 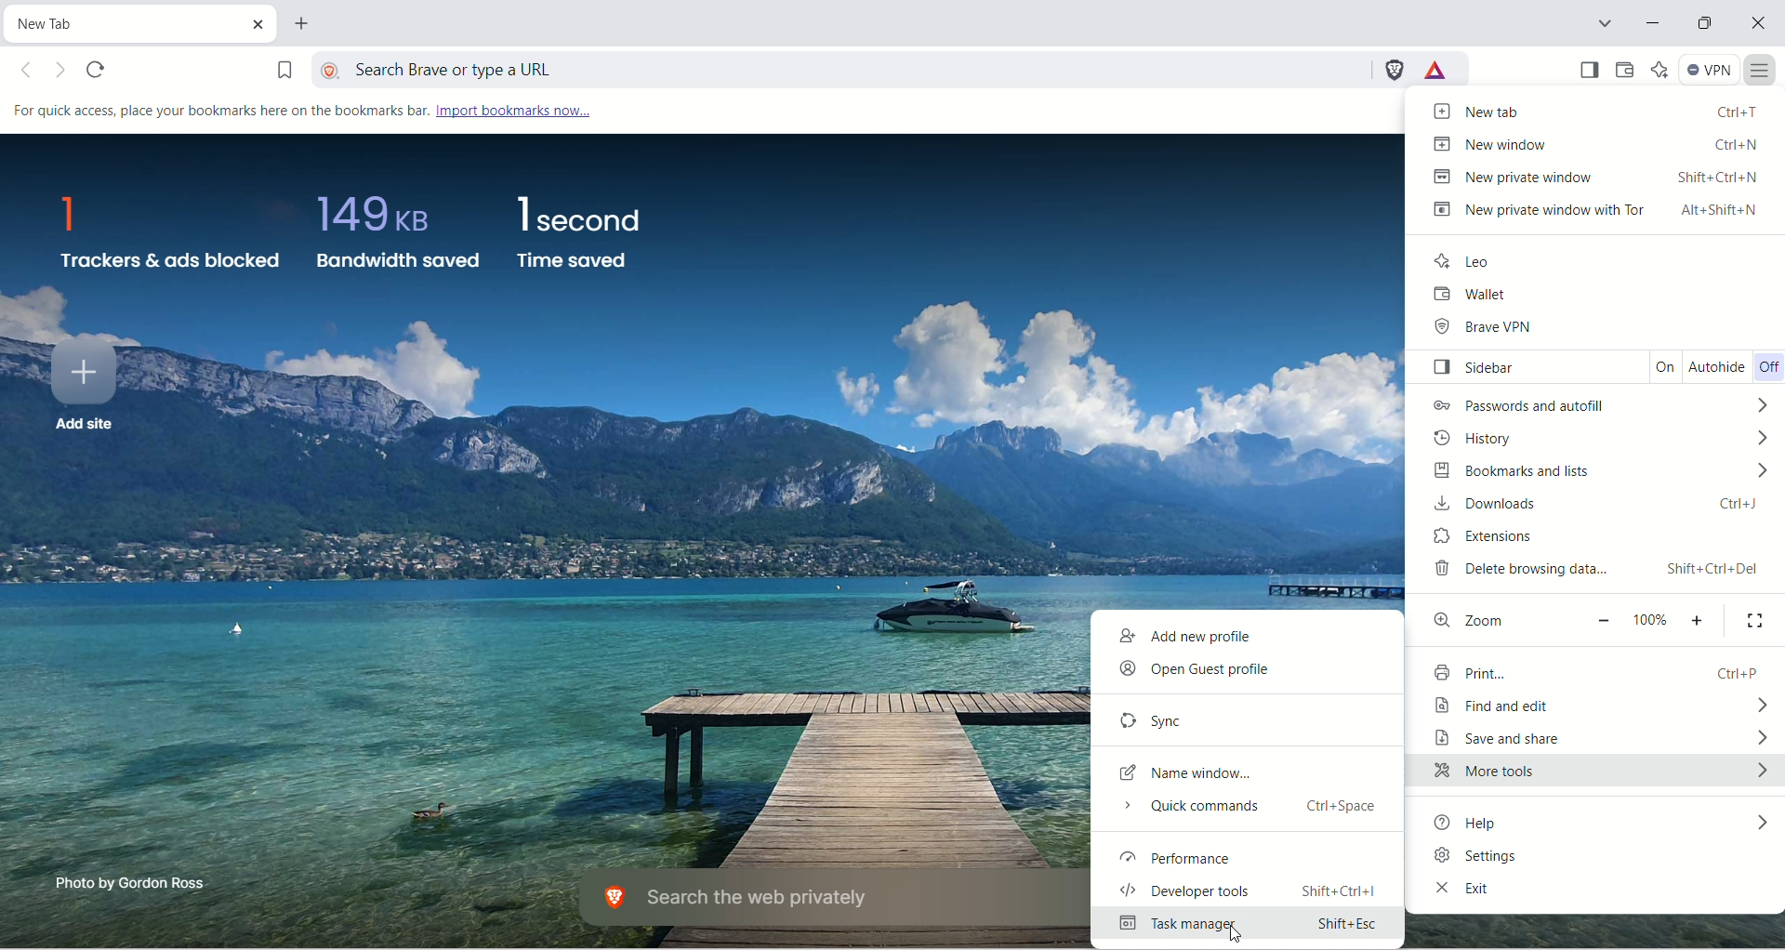 What do you see at coordinates (1437, 69) in the screenshot?
I see `rewards` at bounding box center [1437, 69].